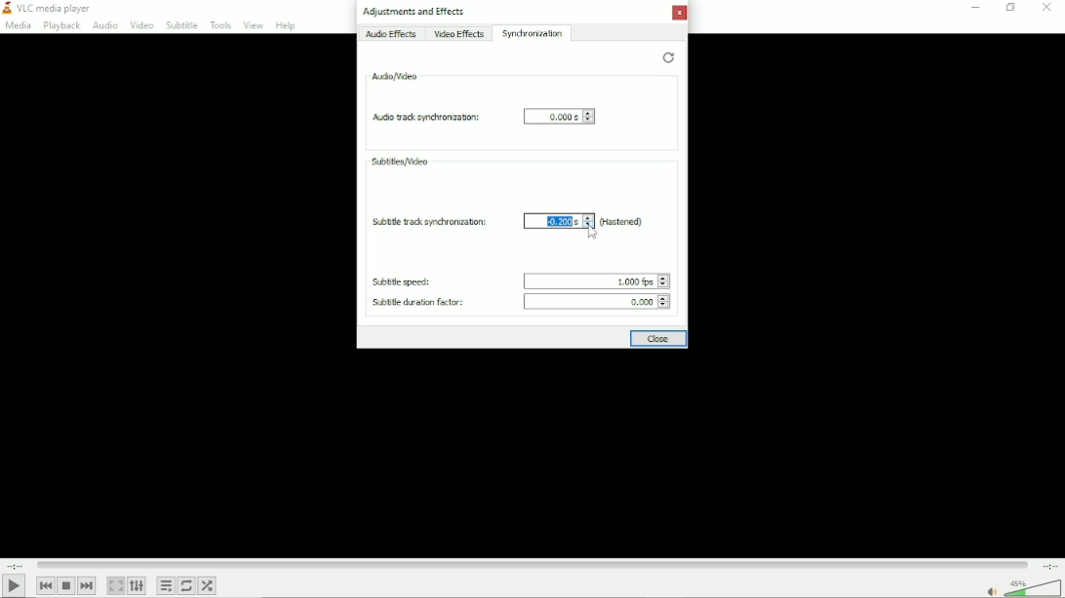 The height and width of the screenshot is (598, 1065). I want to click on Subtitle duration factor, so click(412, 304).